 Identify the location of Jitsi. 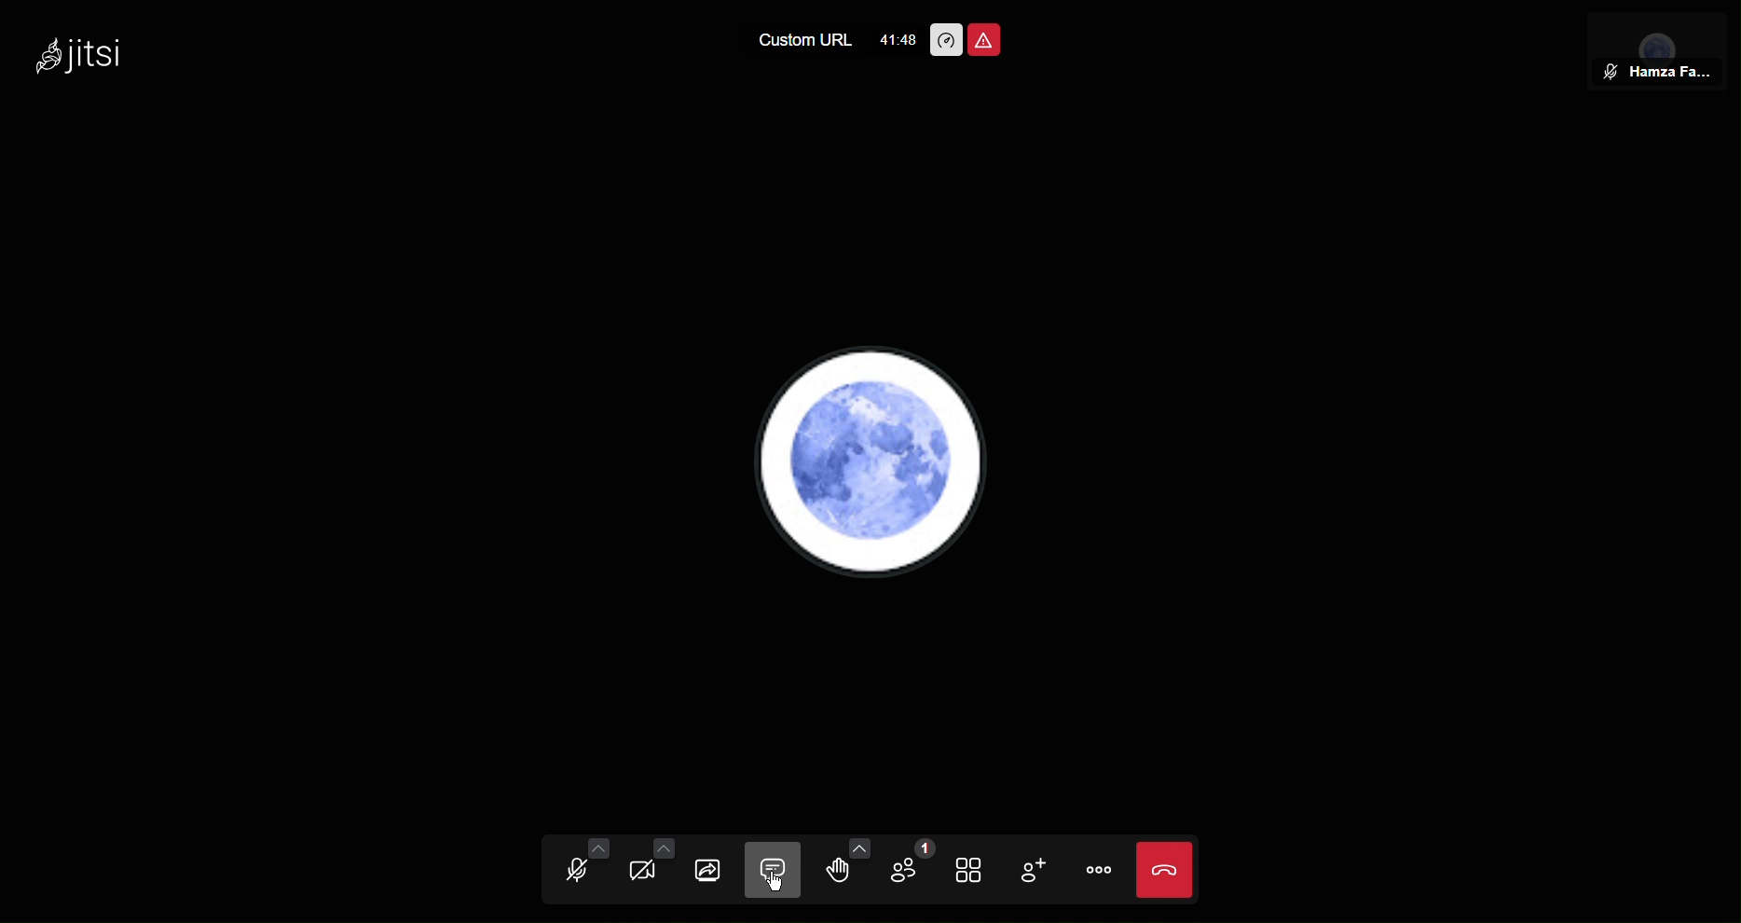
(83, 56).